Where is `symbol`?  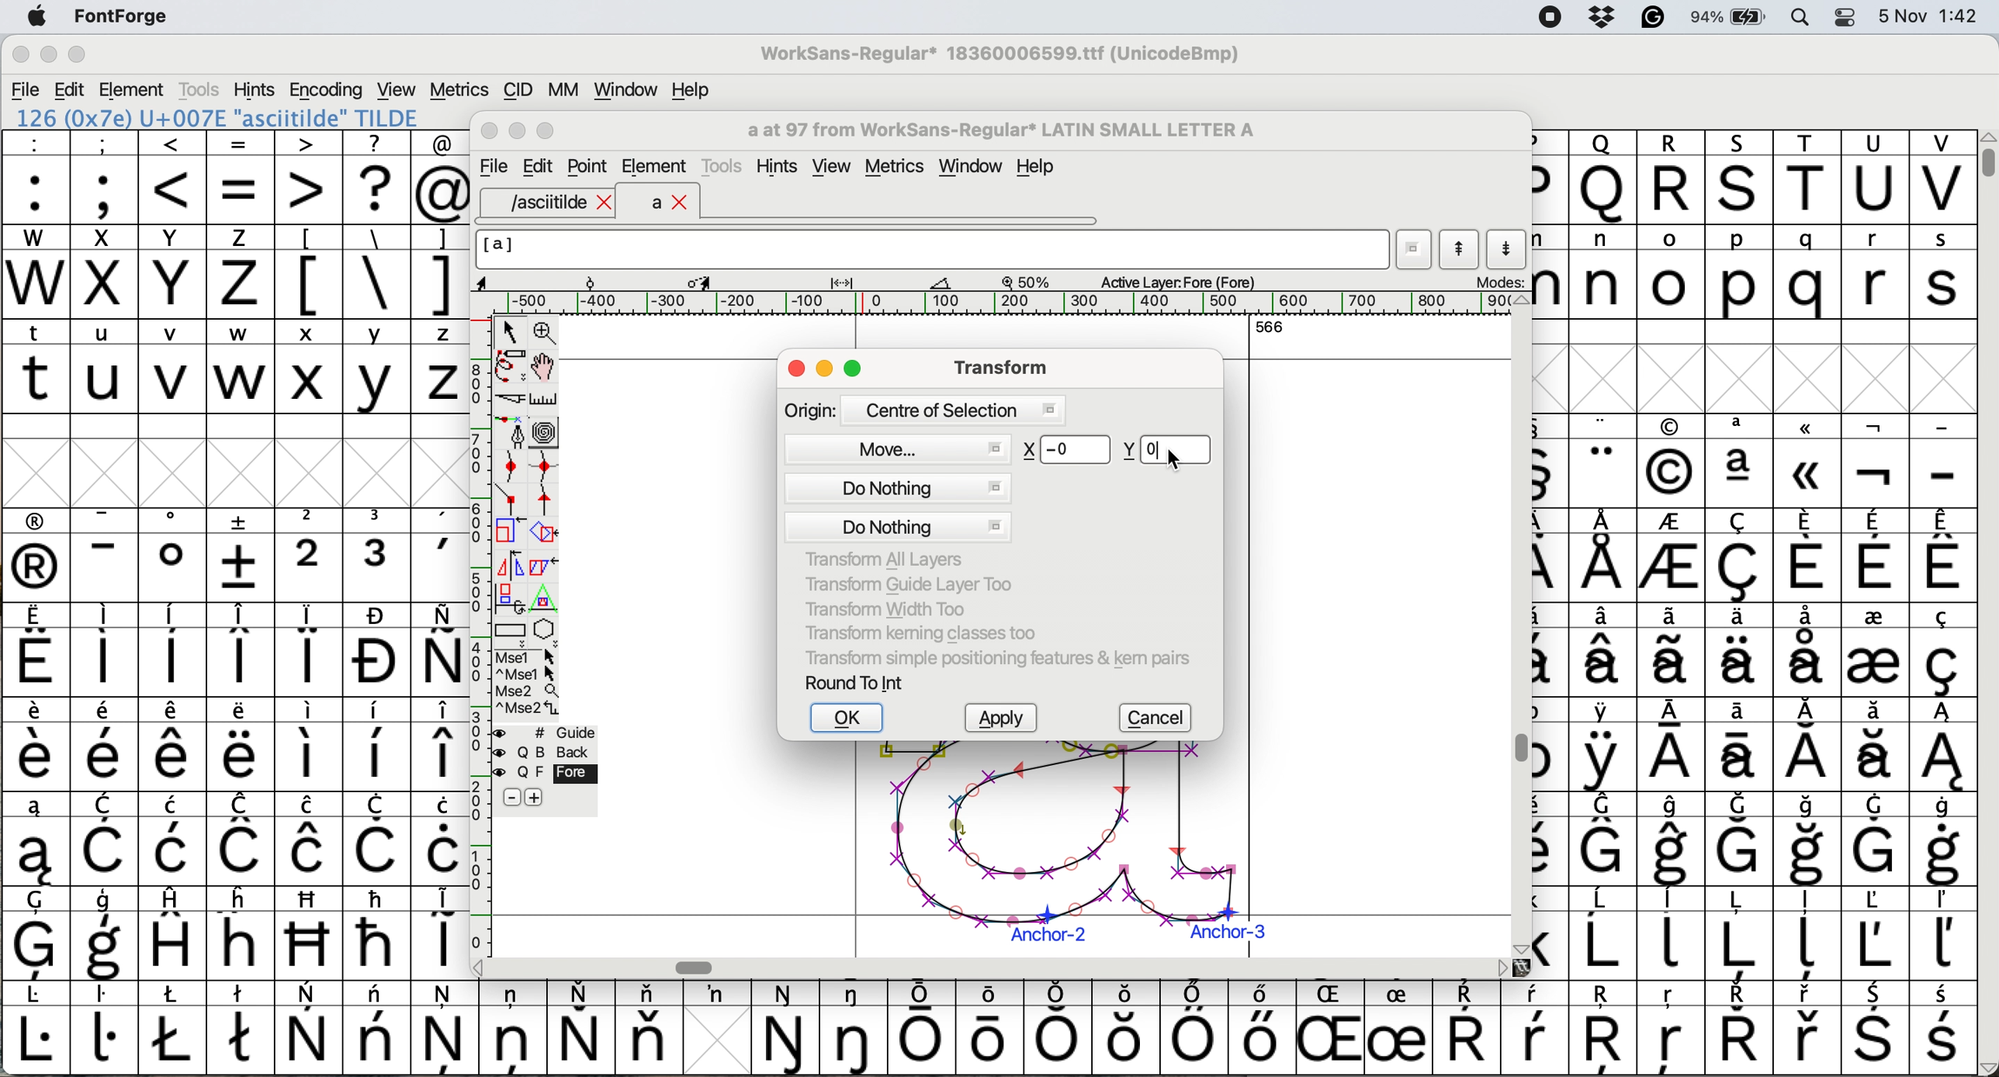 symbol is located at coordinates (857, 1027).